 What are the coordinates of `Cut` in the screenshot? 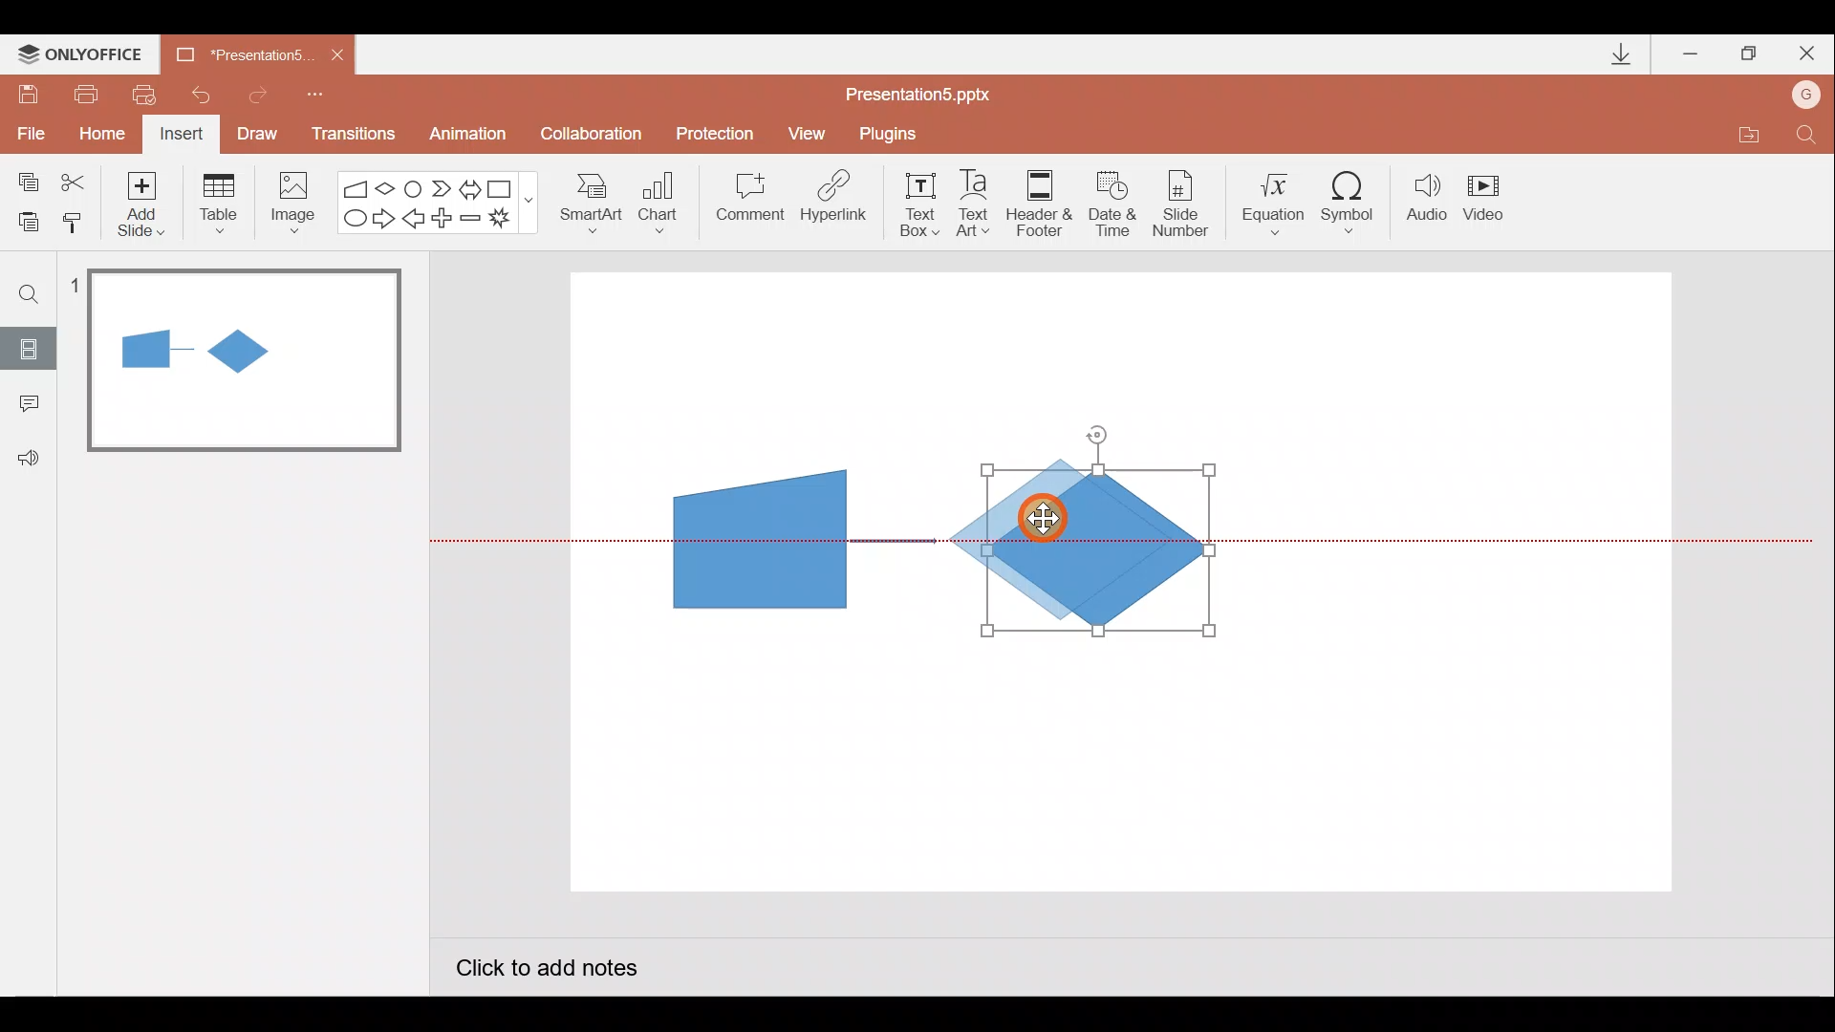 It's located at (76, 179).